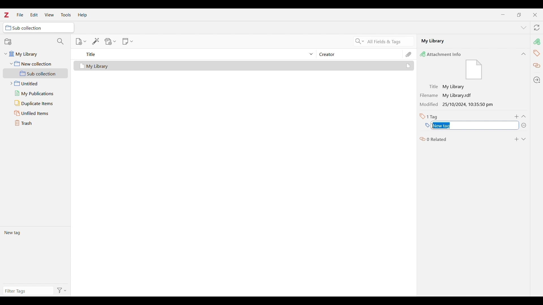  Describe the element at coordinates (447, 95) in the screenshot. I see `Filename My Library.radt` at that location.